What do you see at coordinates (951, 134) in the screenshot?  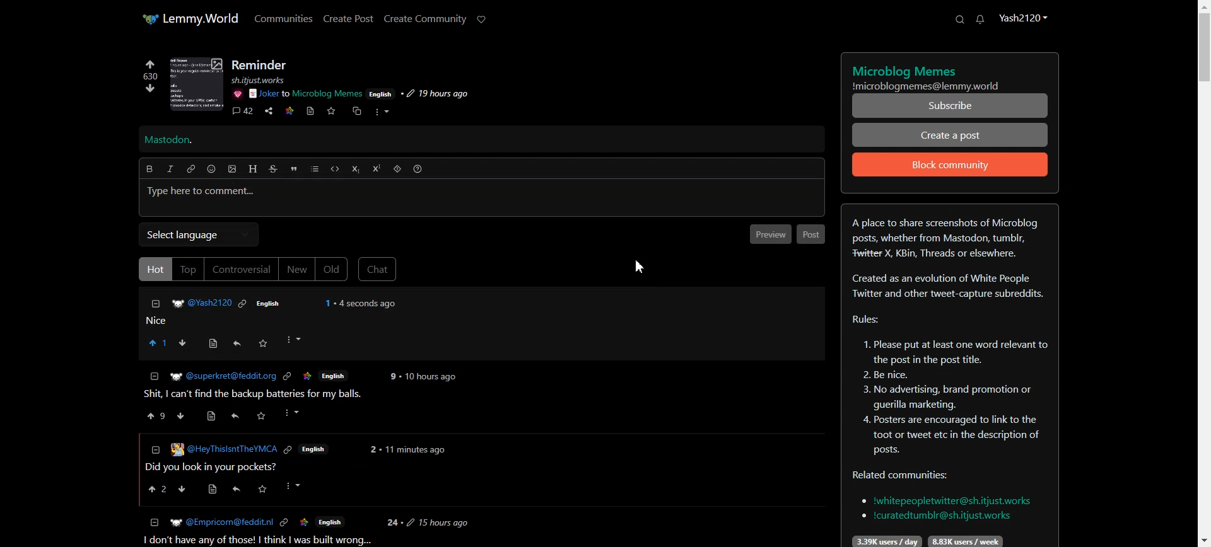 I see `Create a post` at bounding box center [951, 134].